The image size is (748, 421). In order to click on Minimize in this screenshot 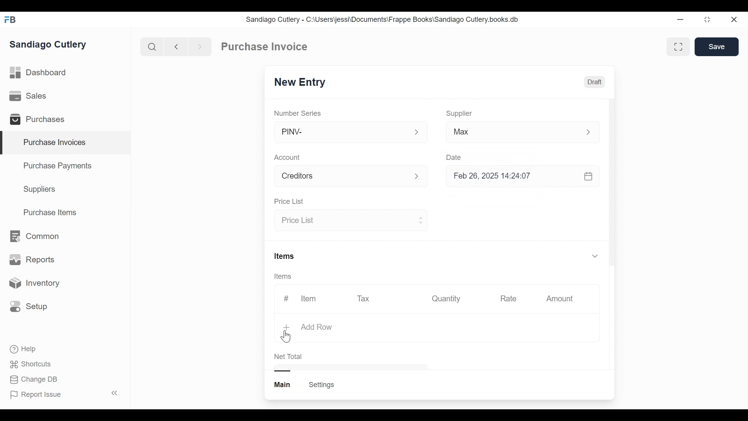, I will do `click(679, 20)`.